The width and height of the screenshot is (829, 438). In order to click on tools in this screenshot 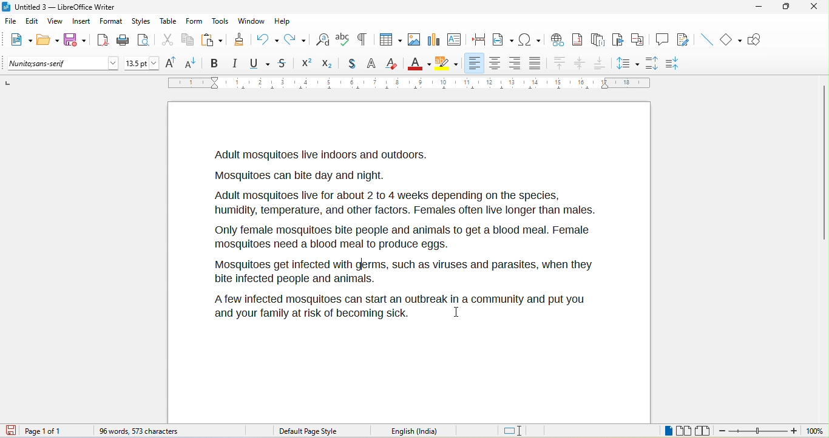, I will do `click(222, 22)`.